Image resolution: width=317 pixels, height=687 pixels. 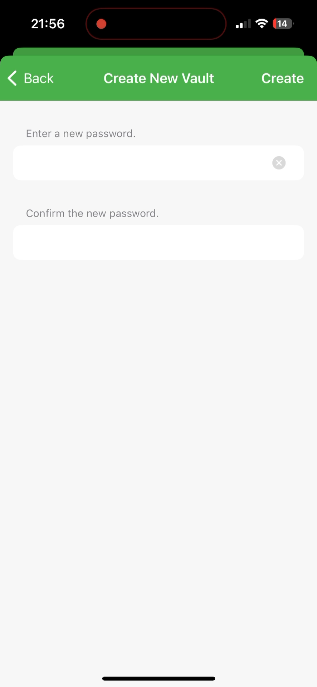 I want to click on confirm the new password, so click(x=94, y=213).